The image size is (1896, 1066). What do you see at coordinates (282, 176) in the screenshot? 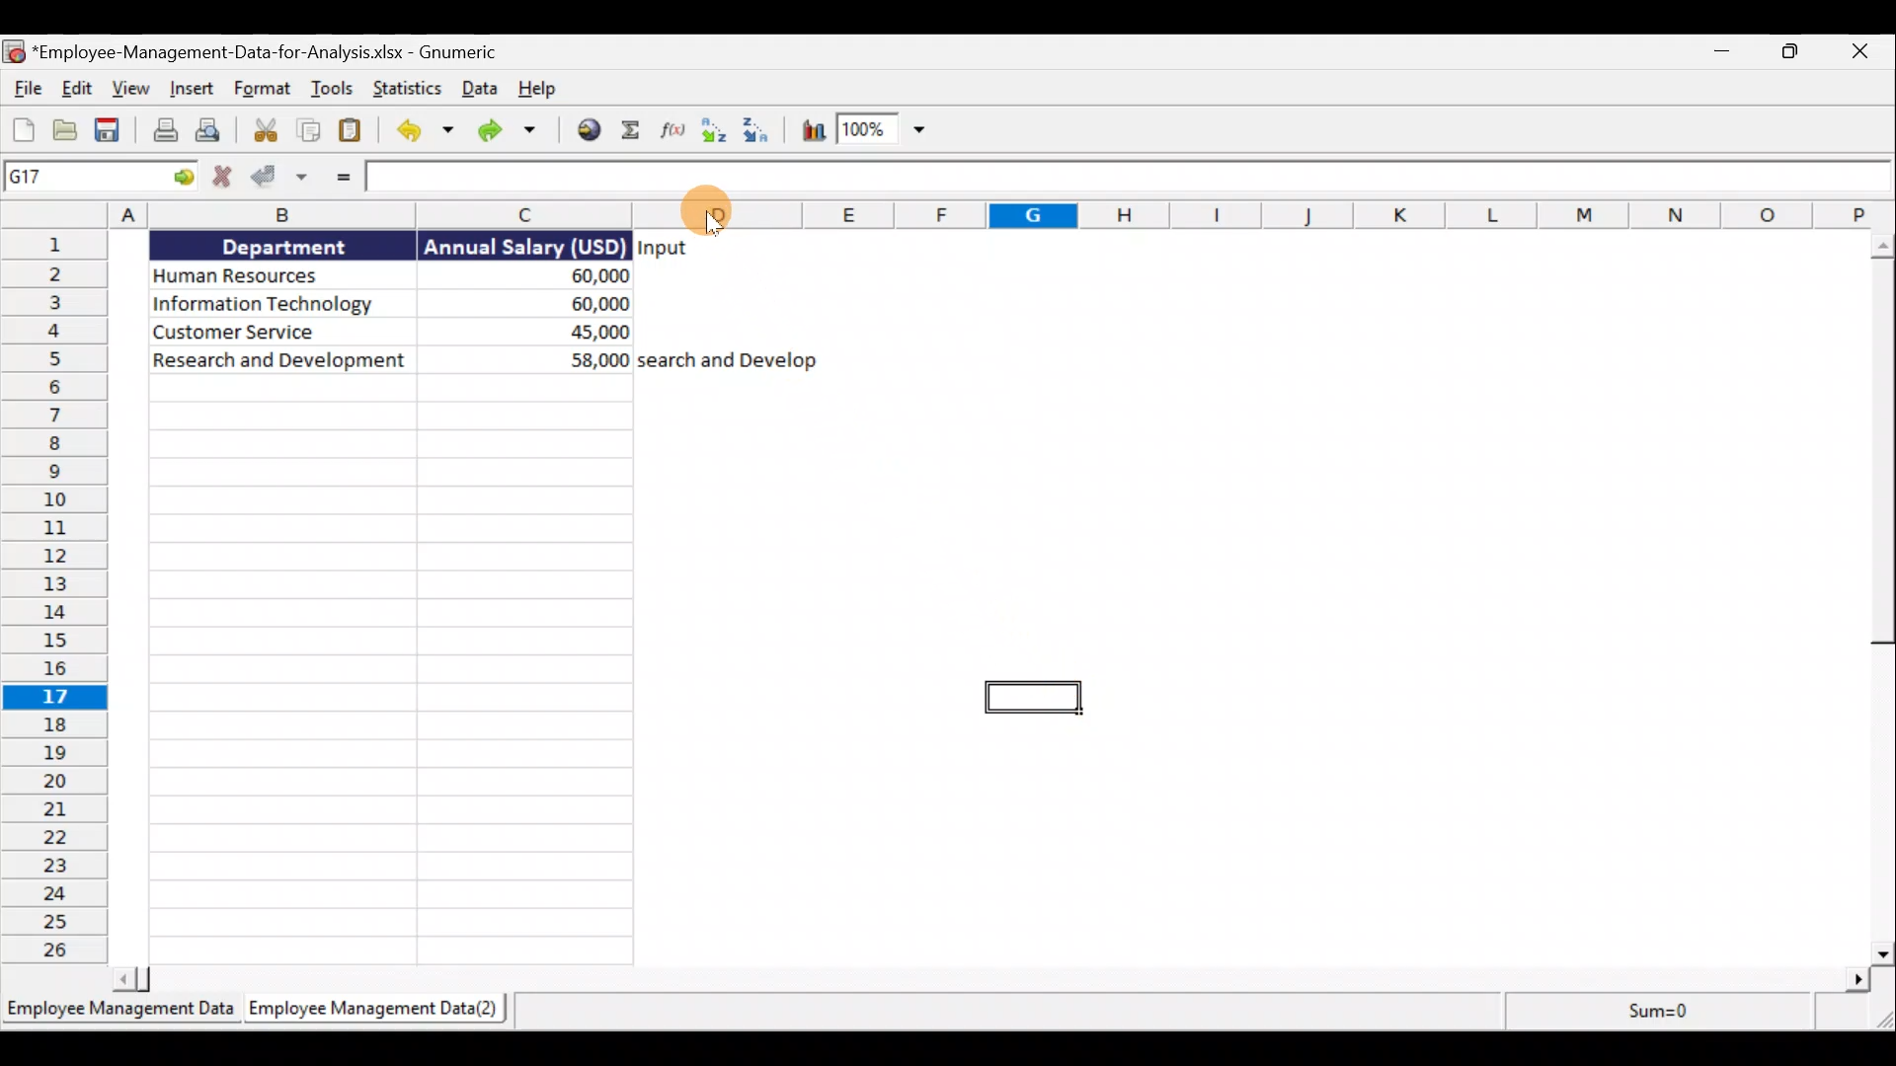
I see `Accept change` at bounding box center [282, 176].